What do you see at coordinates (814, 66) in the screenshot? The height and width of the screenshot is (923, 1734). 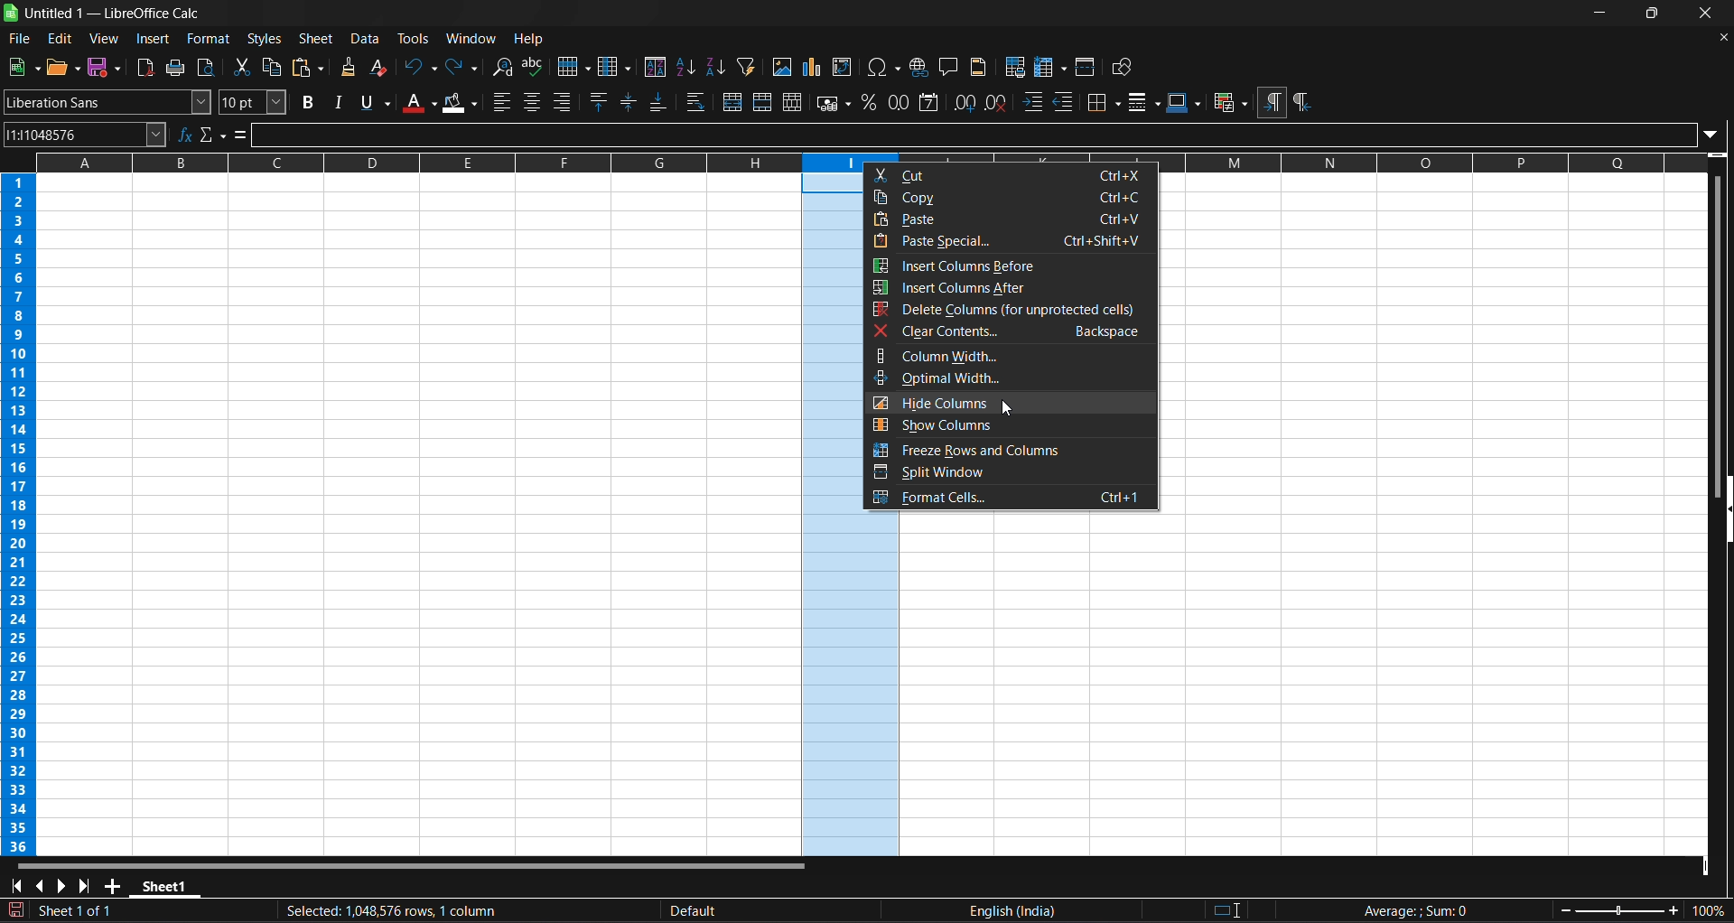 I see `insert chart` at bounding box center [814, 66].